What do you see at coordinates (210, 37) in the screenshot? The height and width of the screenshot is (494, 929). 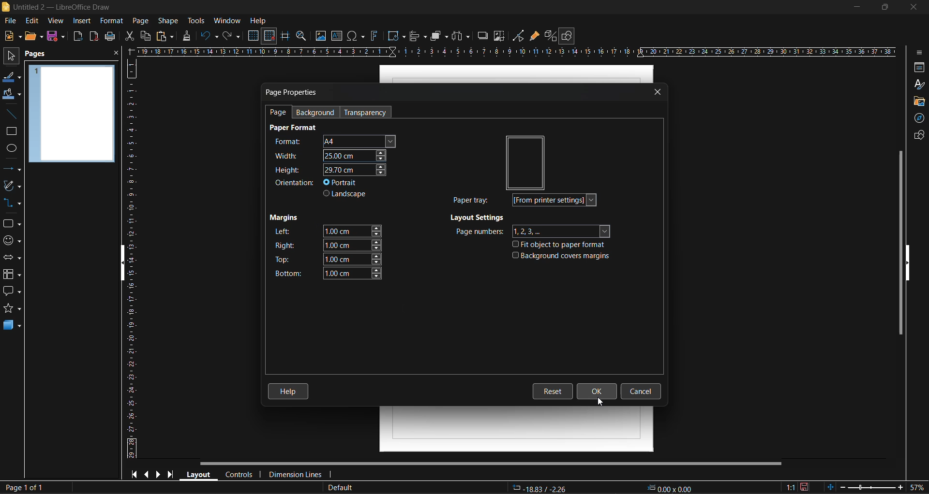 I see `undo` at bounding box center [210, 37].